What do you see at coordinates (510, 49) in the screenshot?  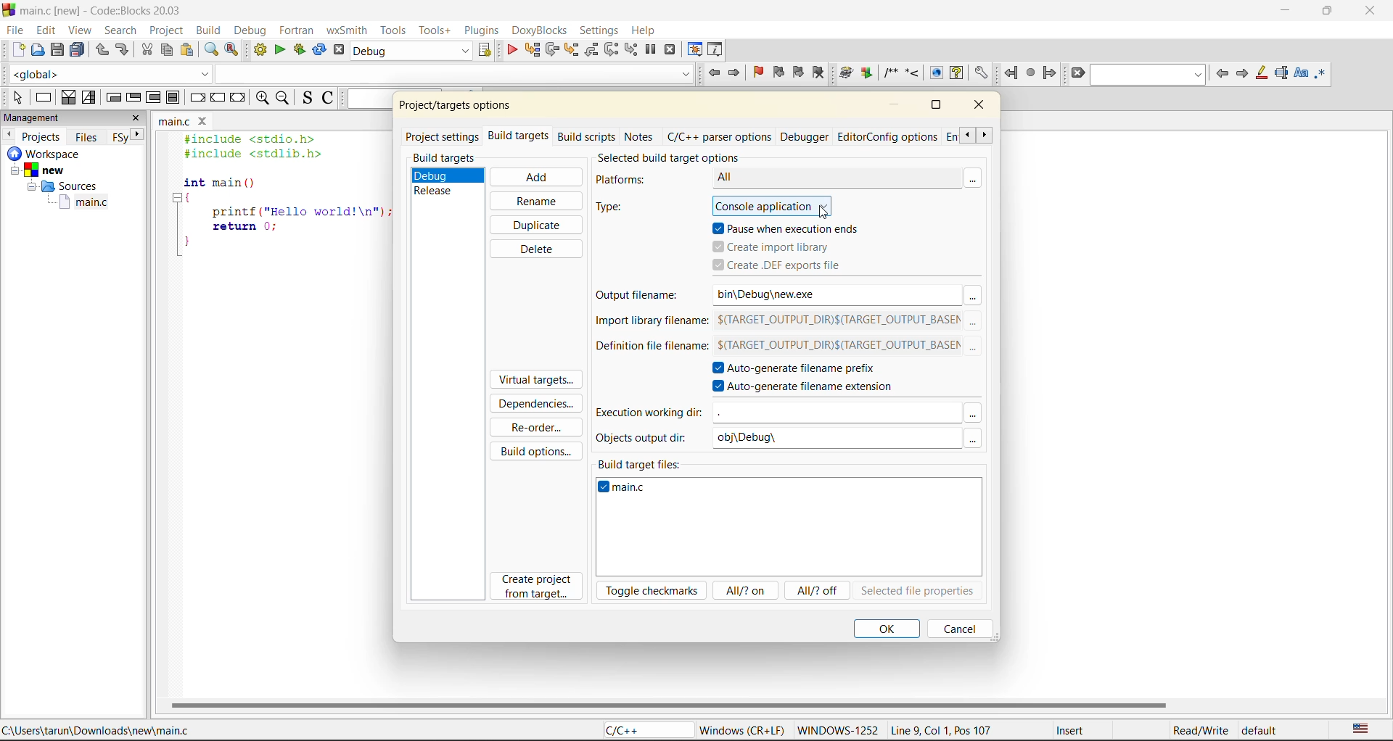 I see `debug` at bounding box center [510, 49].